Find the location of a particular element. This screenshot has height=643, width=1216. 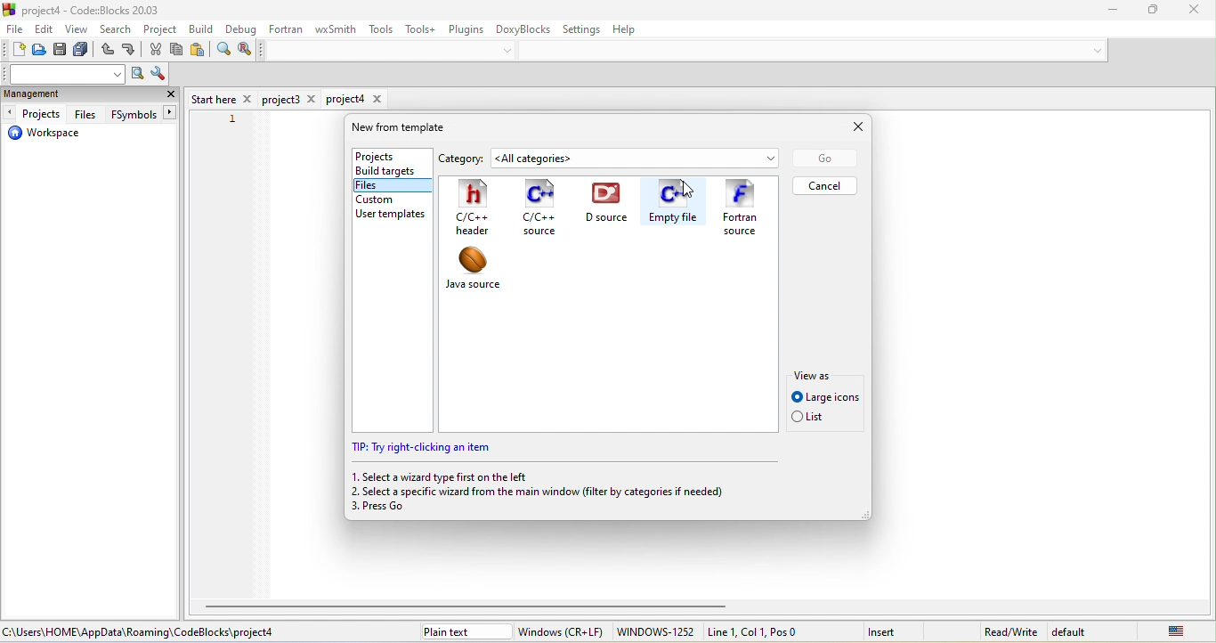

cancel is located at coordinates (826, 185).